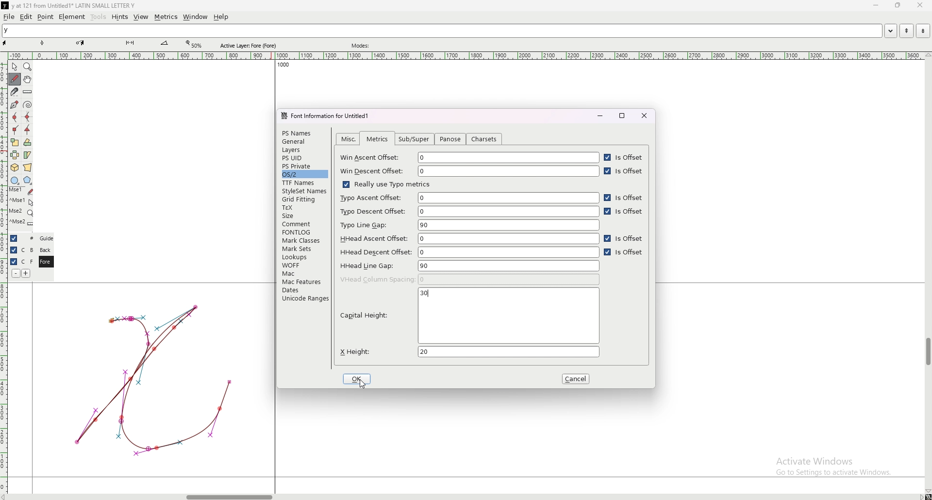 The image size is (932, 500). Describe the element at coordinates (921, 31) in the screenshot. I see `next word` at that location.